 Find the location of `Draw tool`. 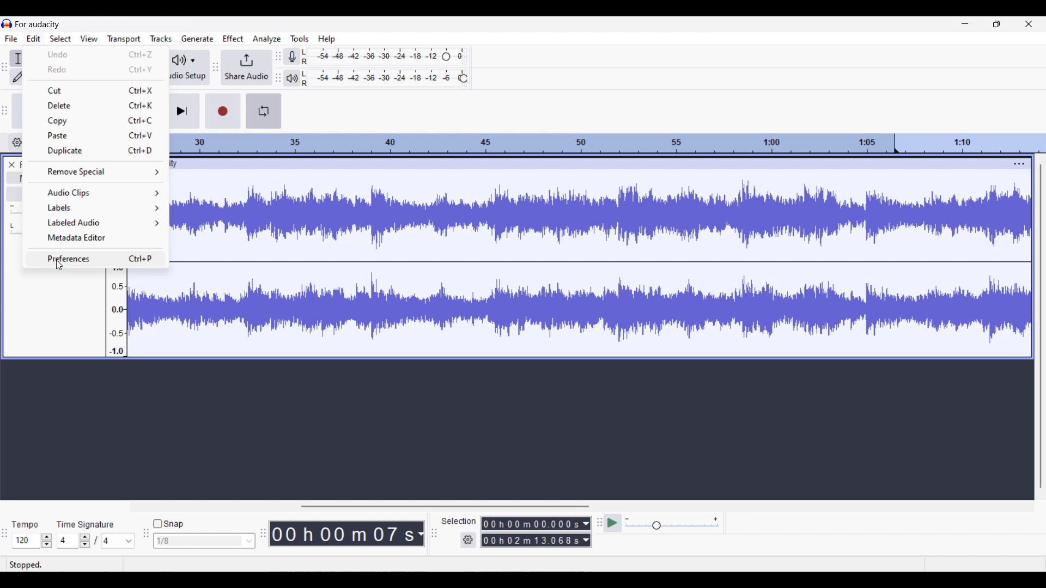

Draw tool is located at coordinates (17, 76).